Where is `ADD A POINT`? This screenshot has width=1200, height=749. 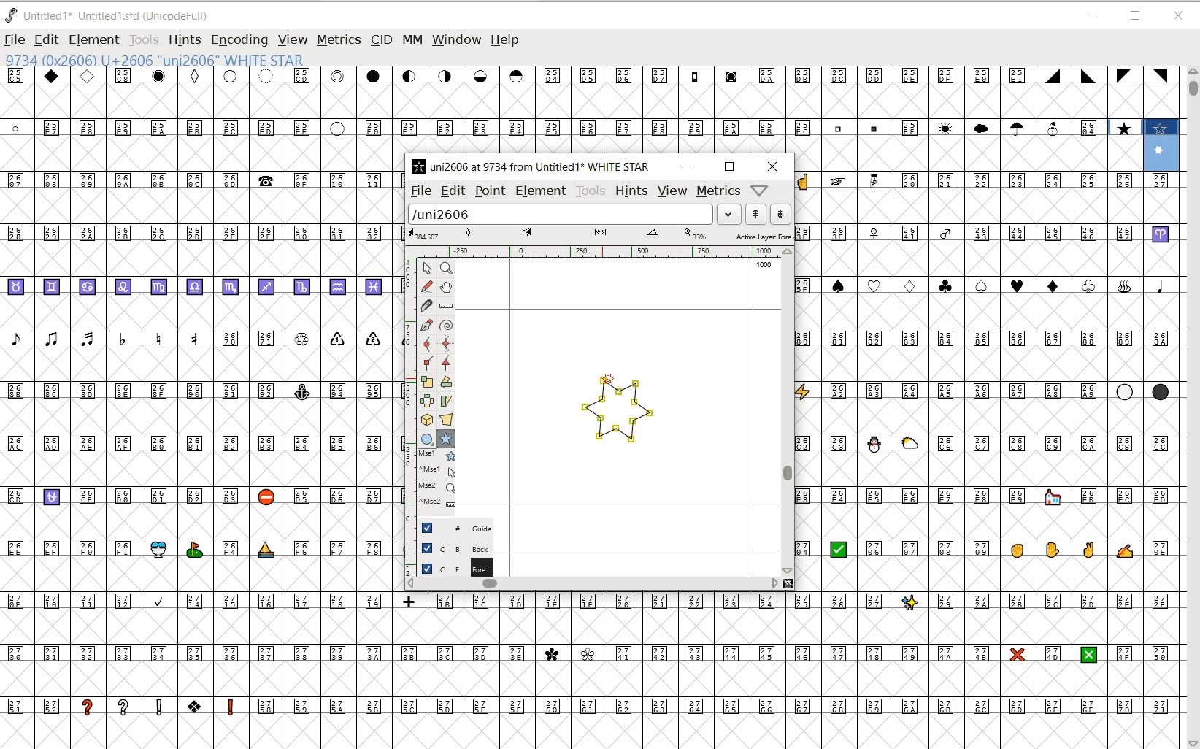
ADD A POINT is located at coordinates (428, 325).